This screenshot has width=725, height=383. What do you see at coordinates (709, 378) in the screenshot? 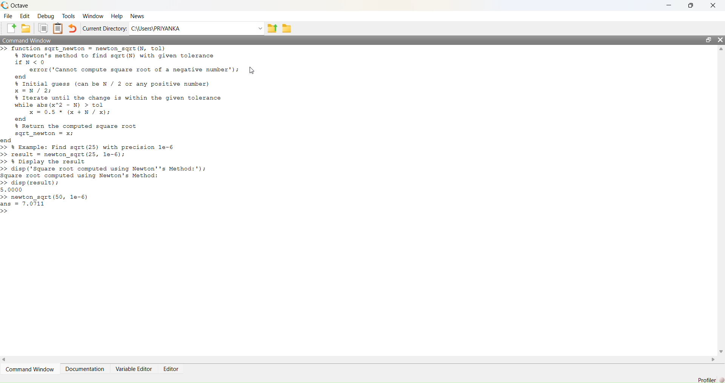
I see `Profiler` at bounding box center [709, 378].